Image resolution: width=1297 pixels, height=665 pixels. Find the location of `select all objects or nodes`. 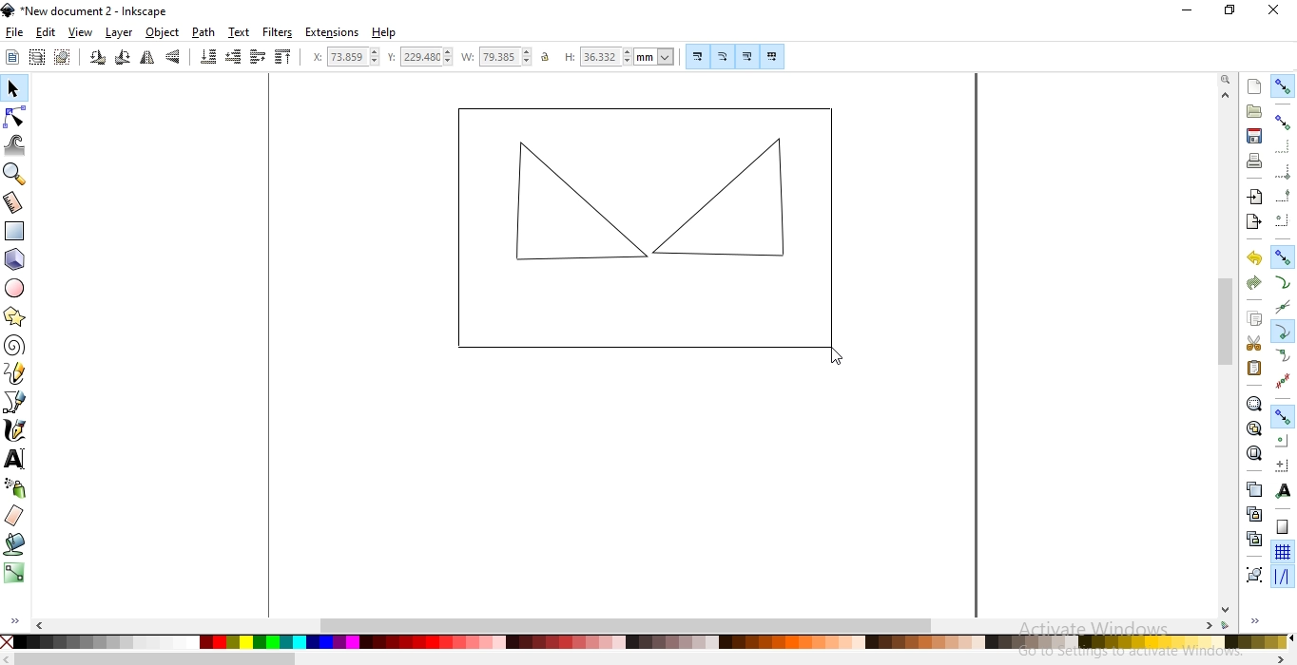

select all objects or nodes is located at coordinates (11, 57).